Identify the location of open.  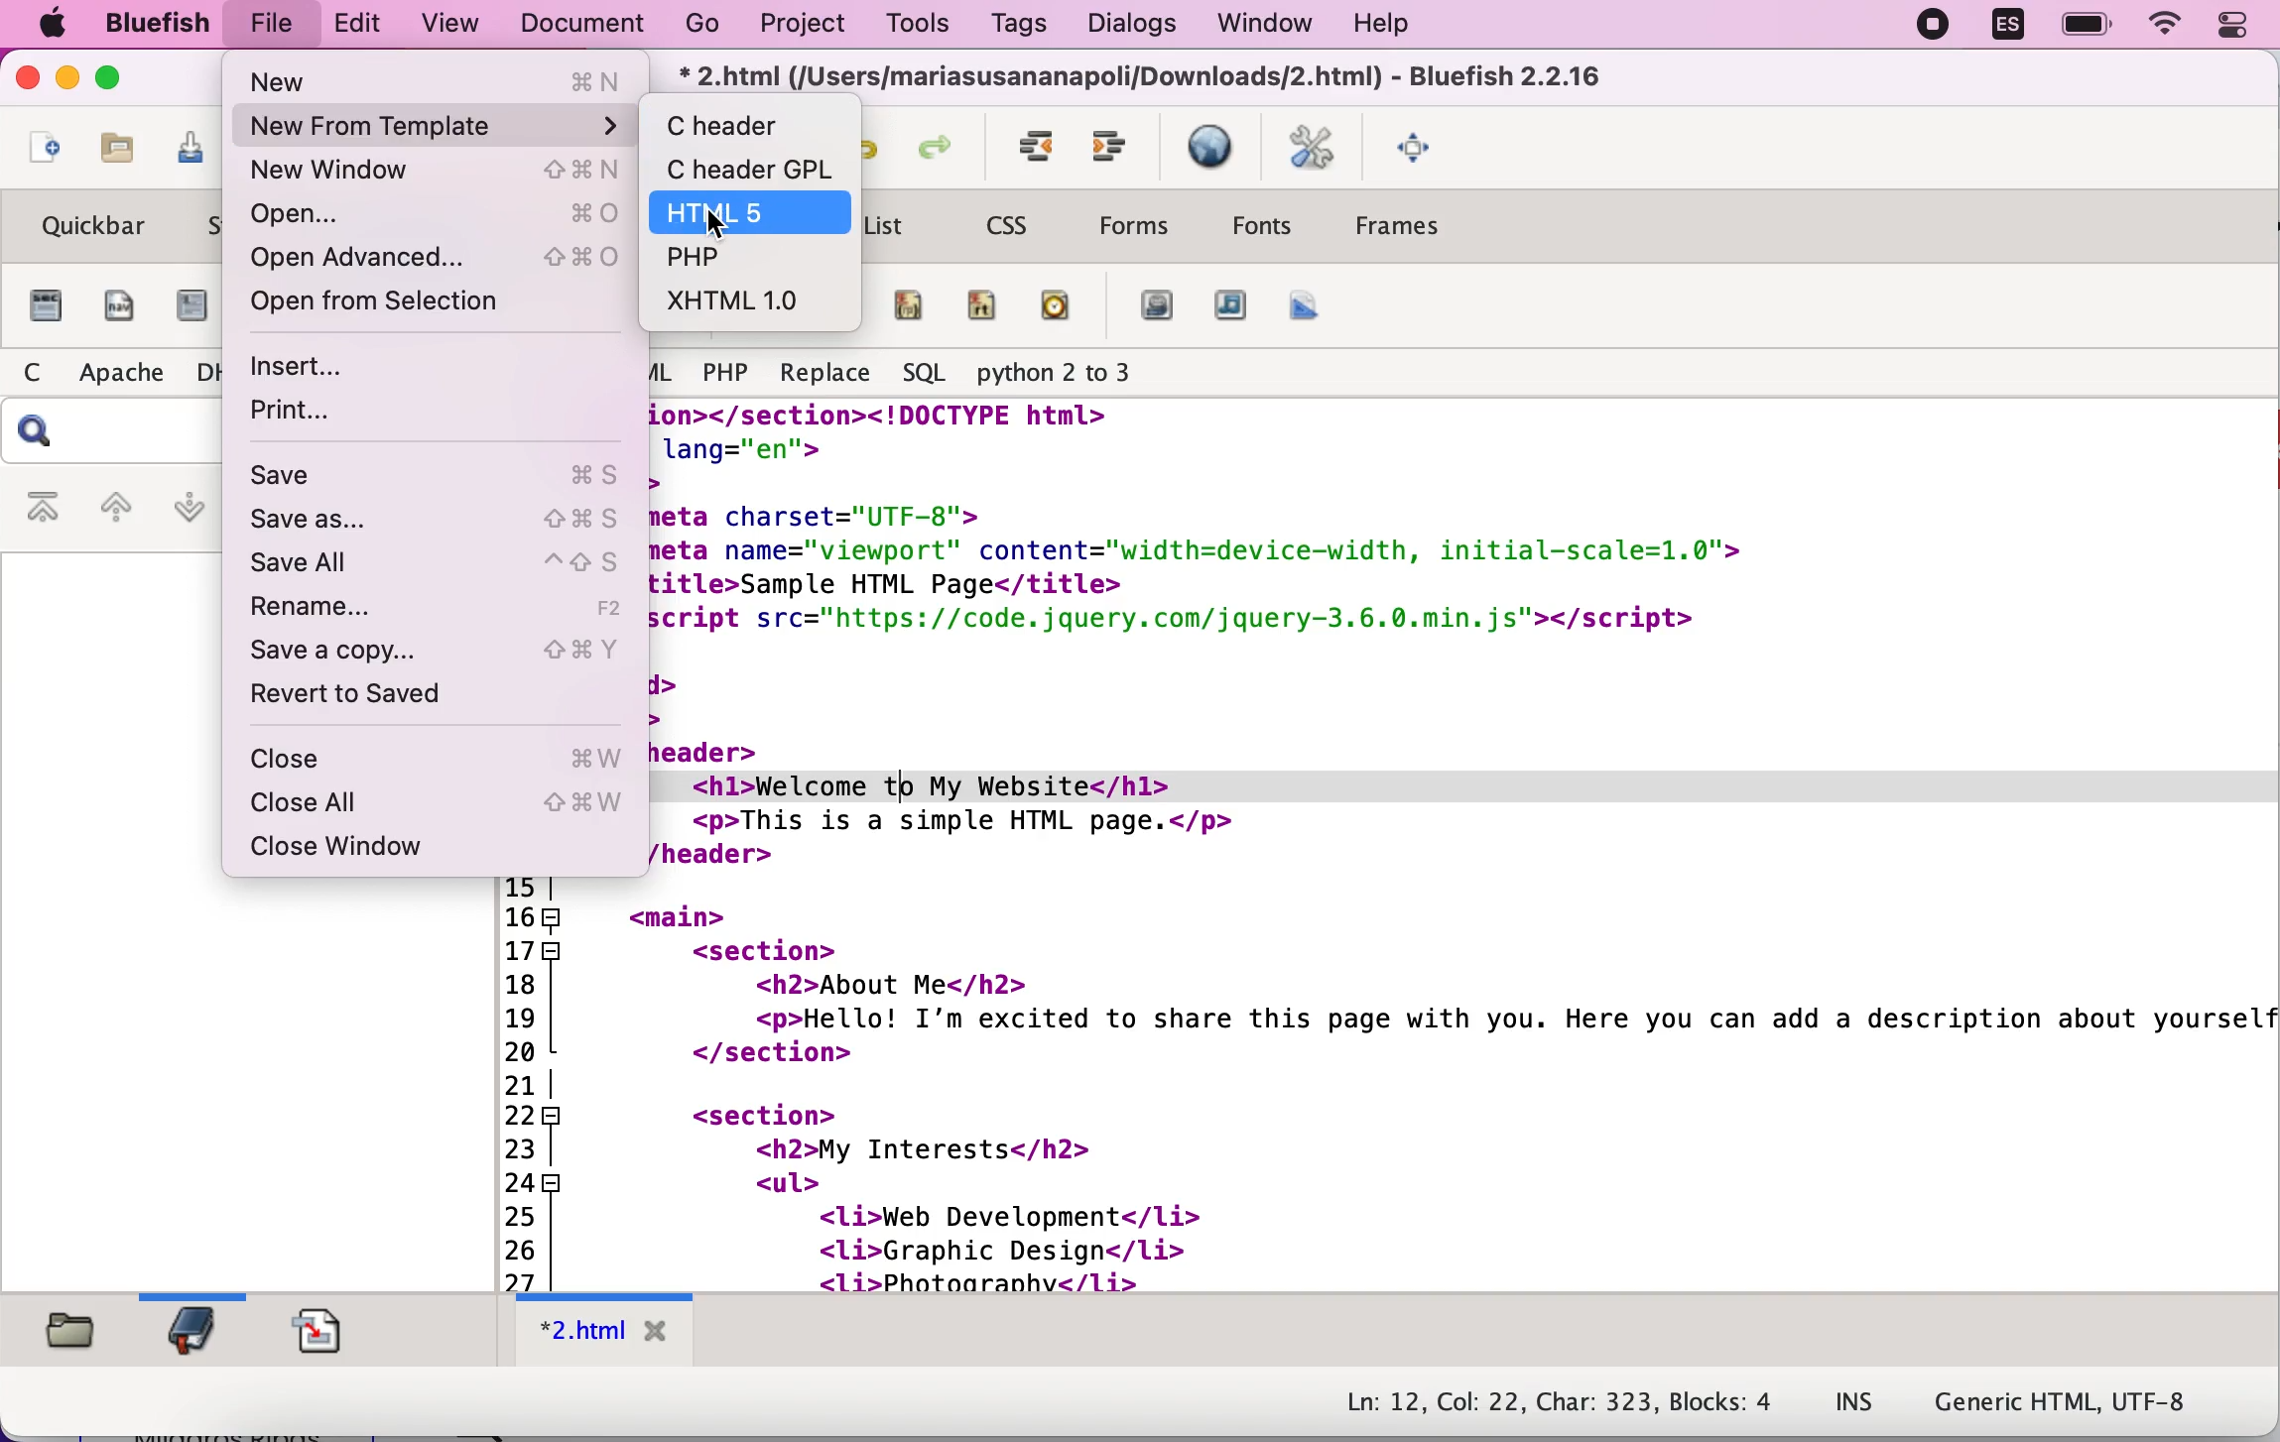
(441, 216).